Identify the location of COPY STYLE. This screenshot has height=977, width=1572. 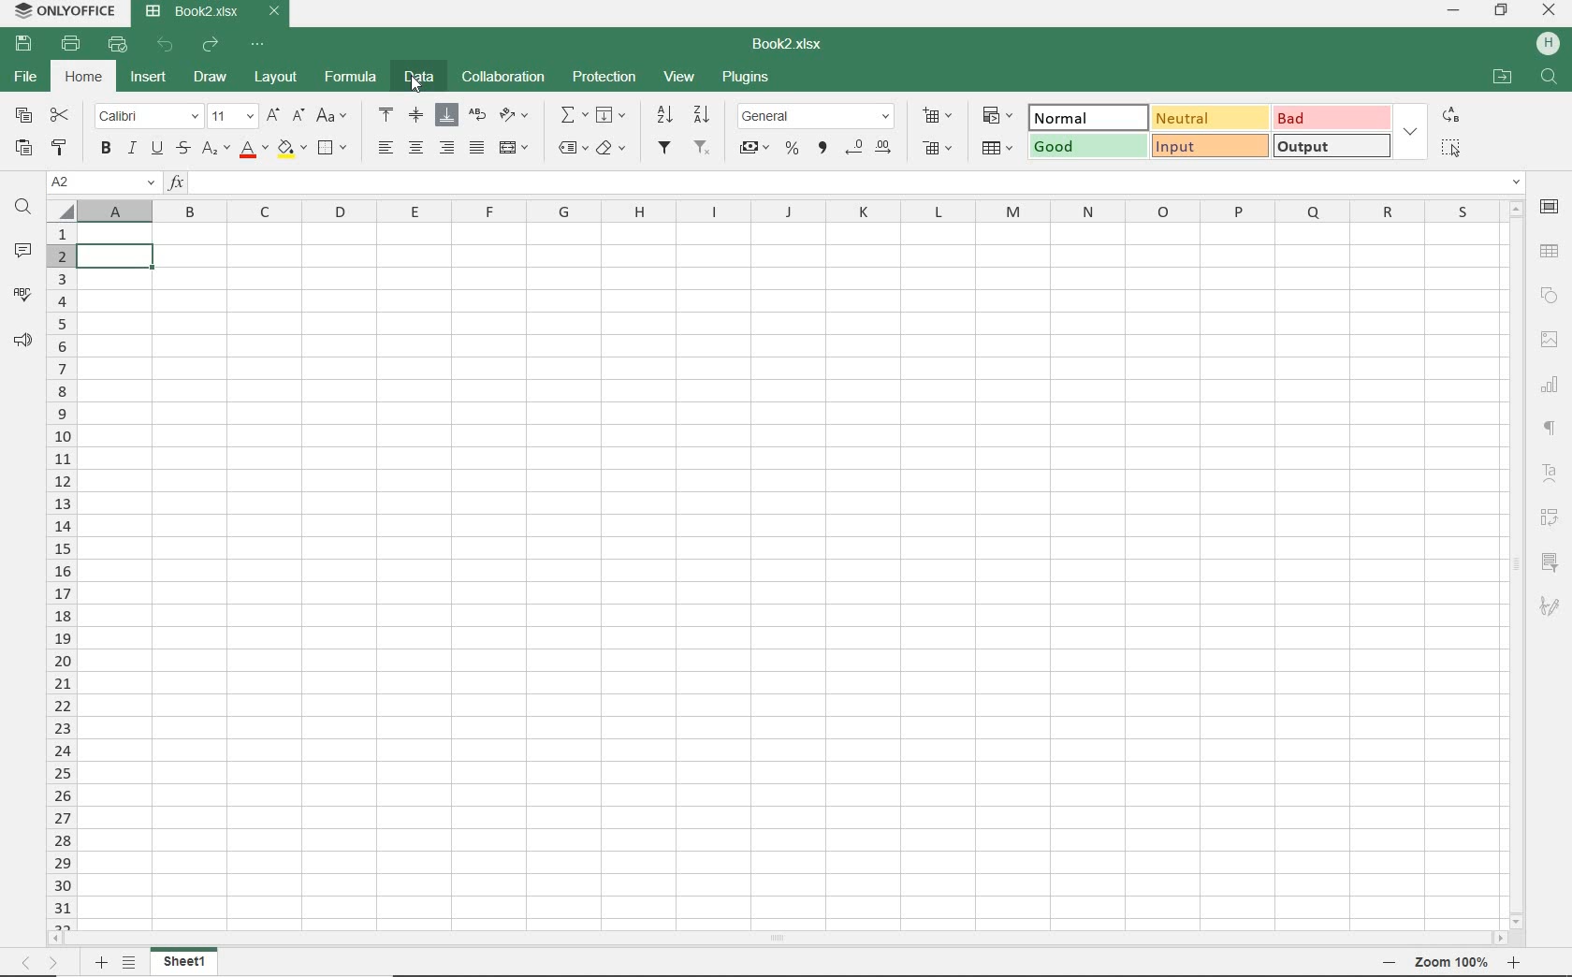
(61, 149).